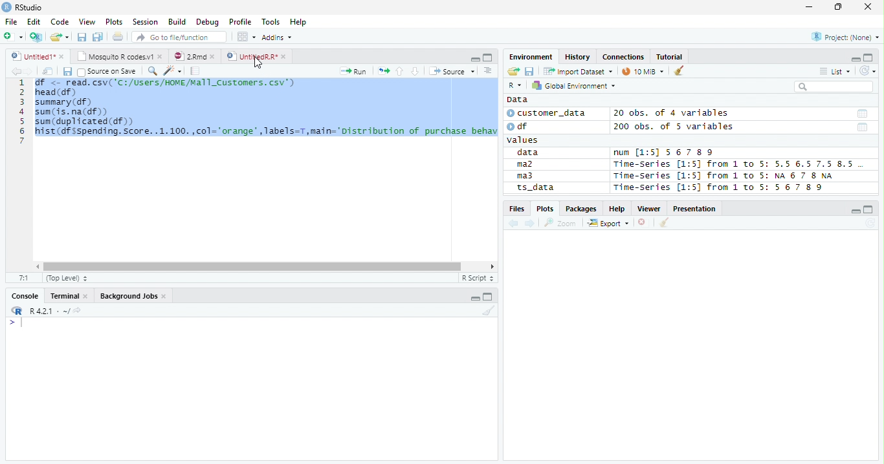 The width and height of the screenshot is (884, 464). What do you see at coordinates (246, 37) in the screenshot?
I see `Workplace panes` at bounding box center [246, 37].